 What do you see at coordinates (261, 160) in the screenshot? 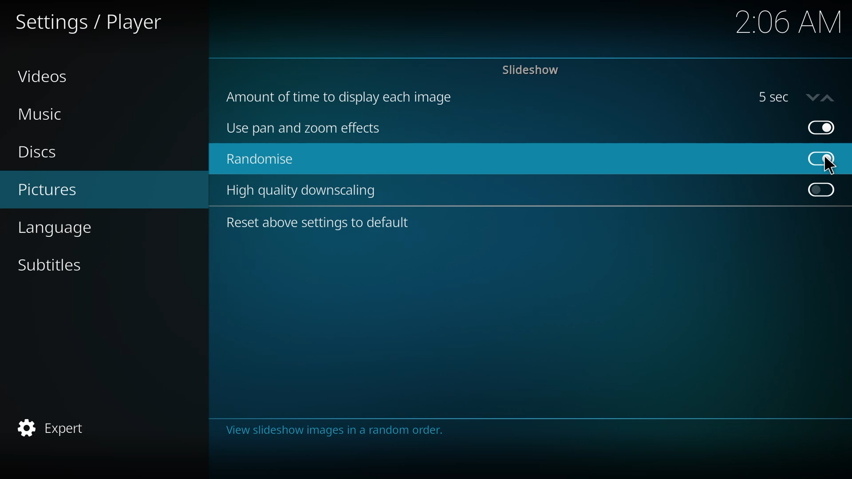
I see `randomize` at bounding box center [261, 160].